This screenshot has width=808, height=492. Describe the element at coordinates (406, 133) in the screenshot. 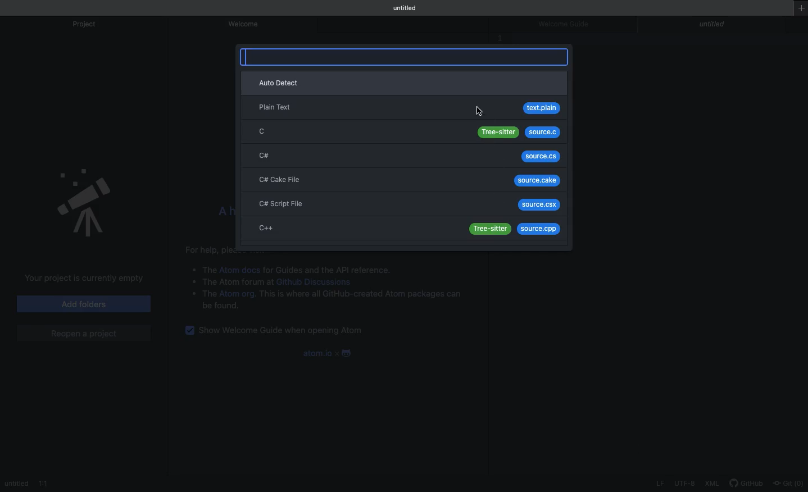

I see `C -coding` at that location.